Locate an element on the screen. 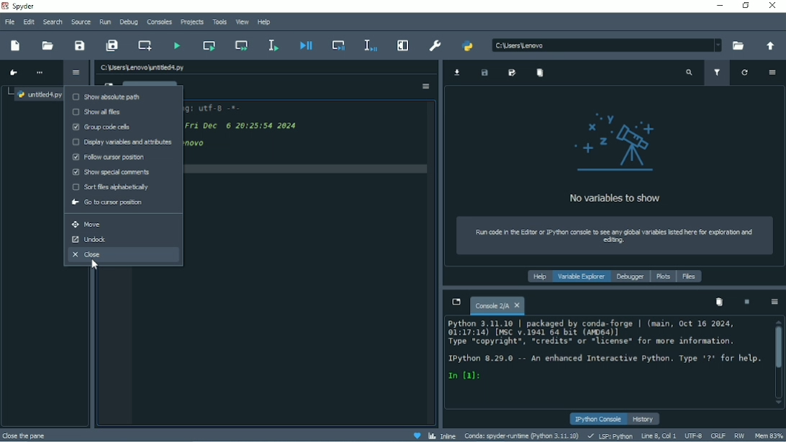 Image resolution: width=786 pixels, height=442 pixels. Show all files is located at coordinates (100, 112).